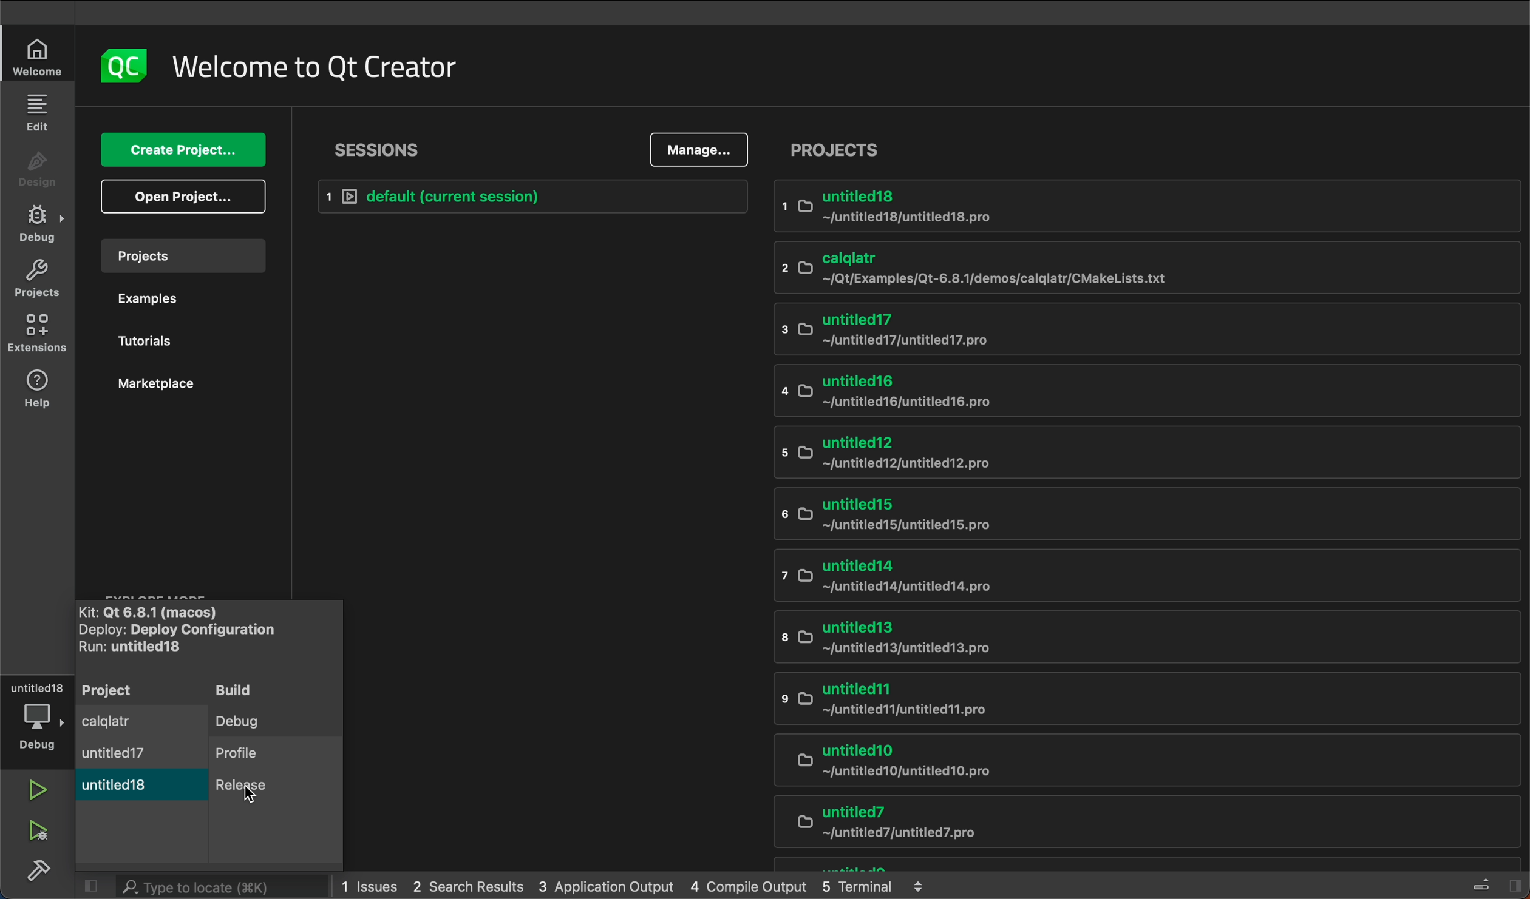  I want to click on run and debug, so click(42, 831).